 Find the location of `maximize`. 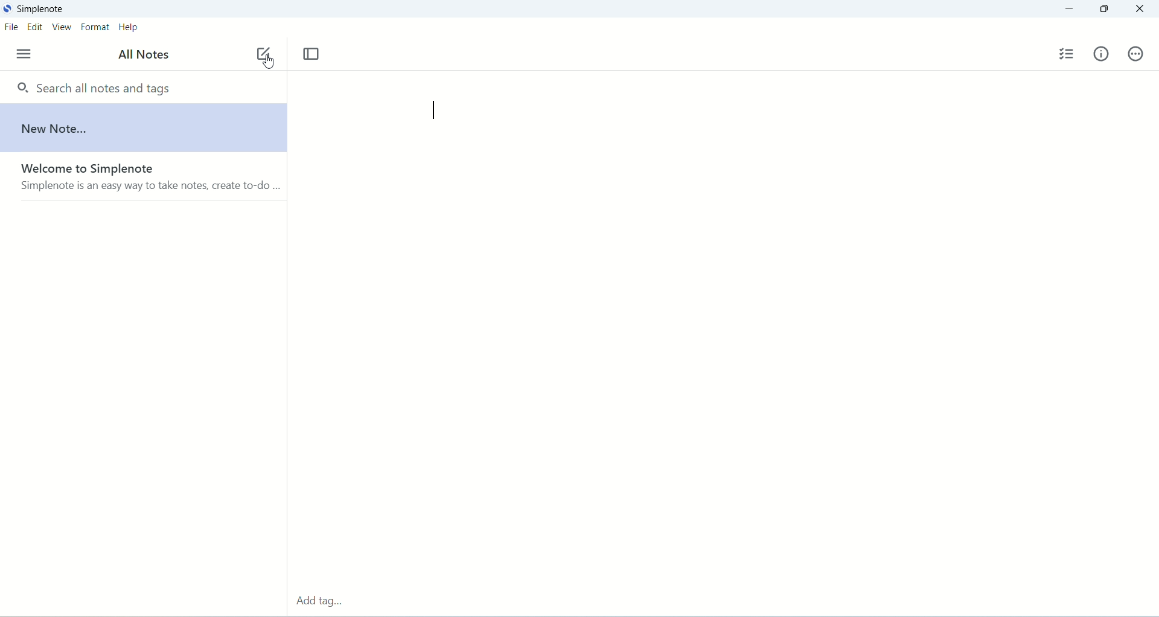

maximize is located at coordinates (1100, 11).